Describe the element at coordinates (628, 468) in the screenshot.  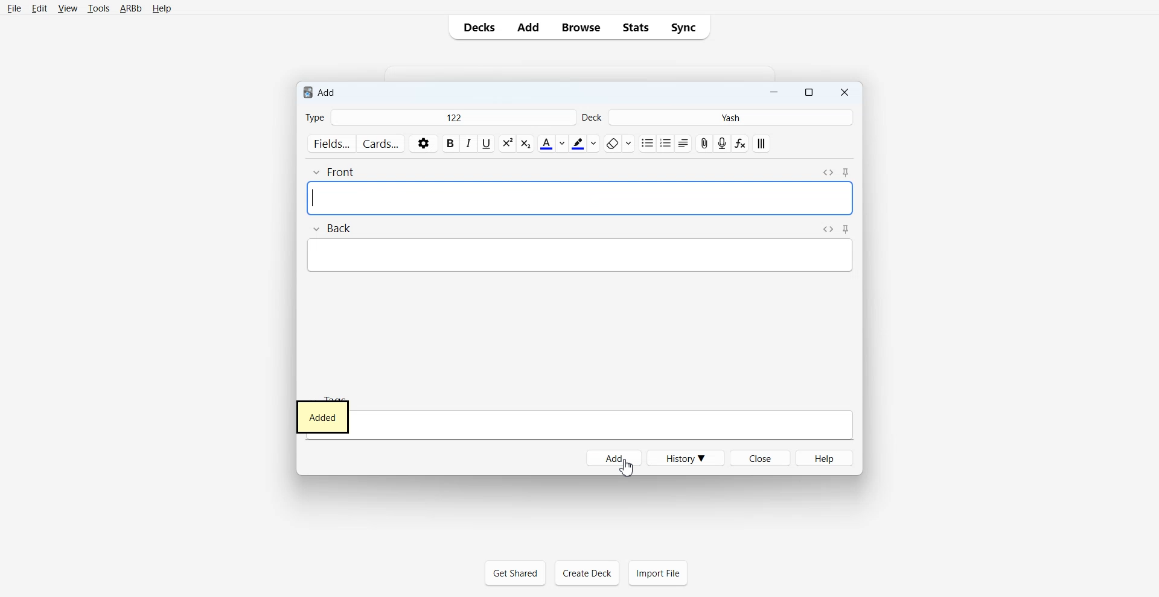
I see `Cursor` at that location.